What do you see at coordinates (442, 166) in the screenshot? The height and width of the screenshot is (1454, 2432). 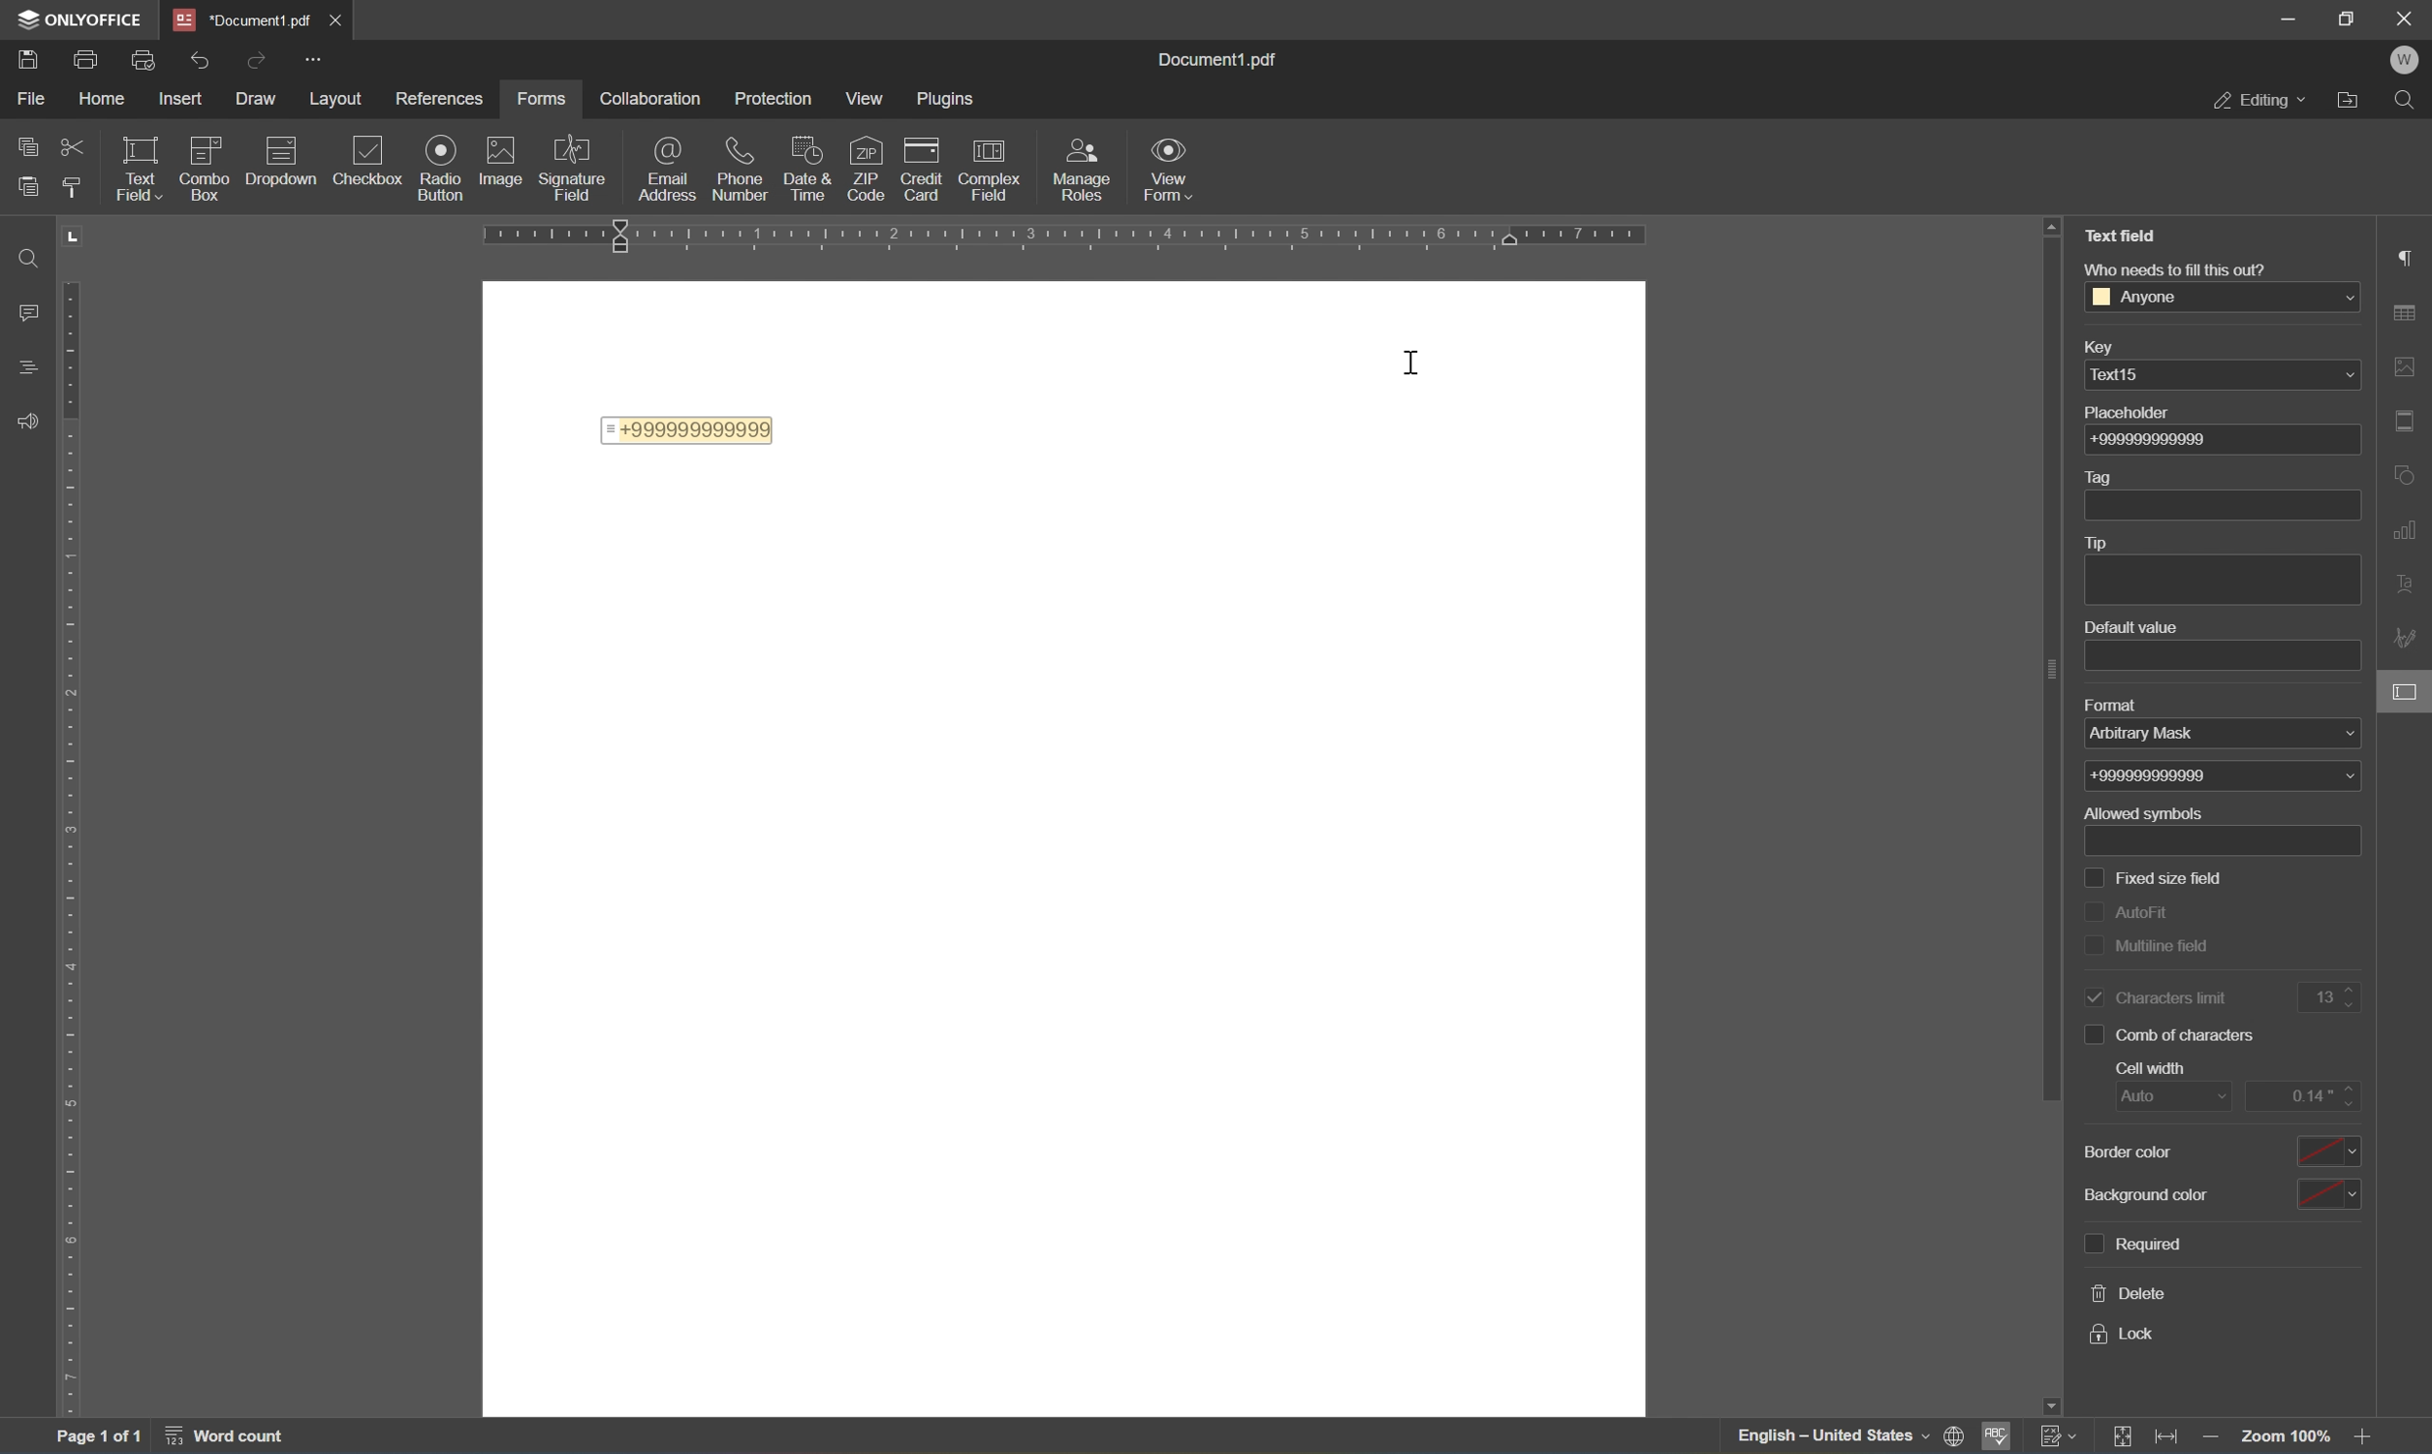 I see `radio button` at bounding box center [442, 166].